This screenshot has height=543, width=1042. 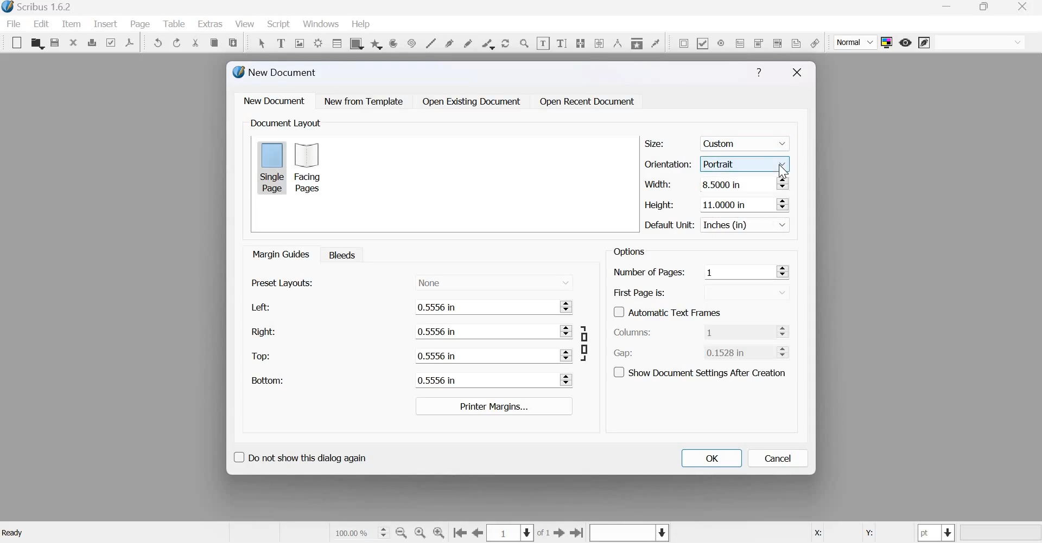 I want to click on Increase and Decrease, so click(x=782, y=204).